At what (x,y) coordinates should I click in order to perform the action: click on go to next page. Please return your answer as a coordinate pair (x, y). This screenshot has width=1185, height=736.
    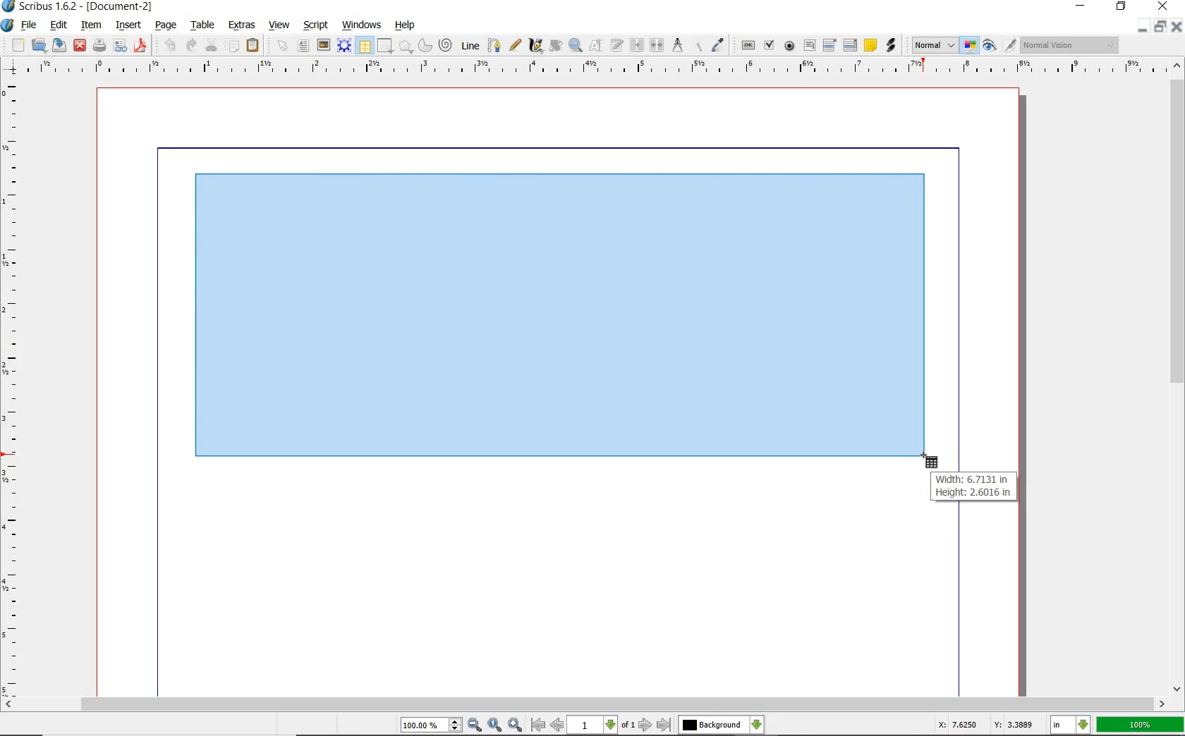
    Looking at the image, I should click on (646, 725).